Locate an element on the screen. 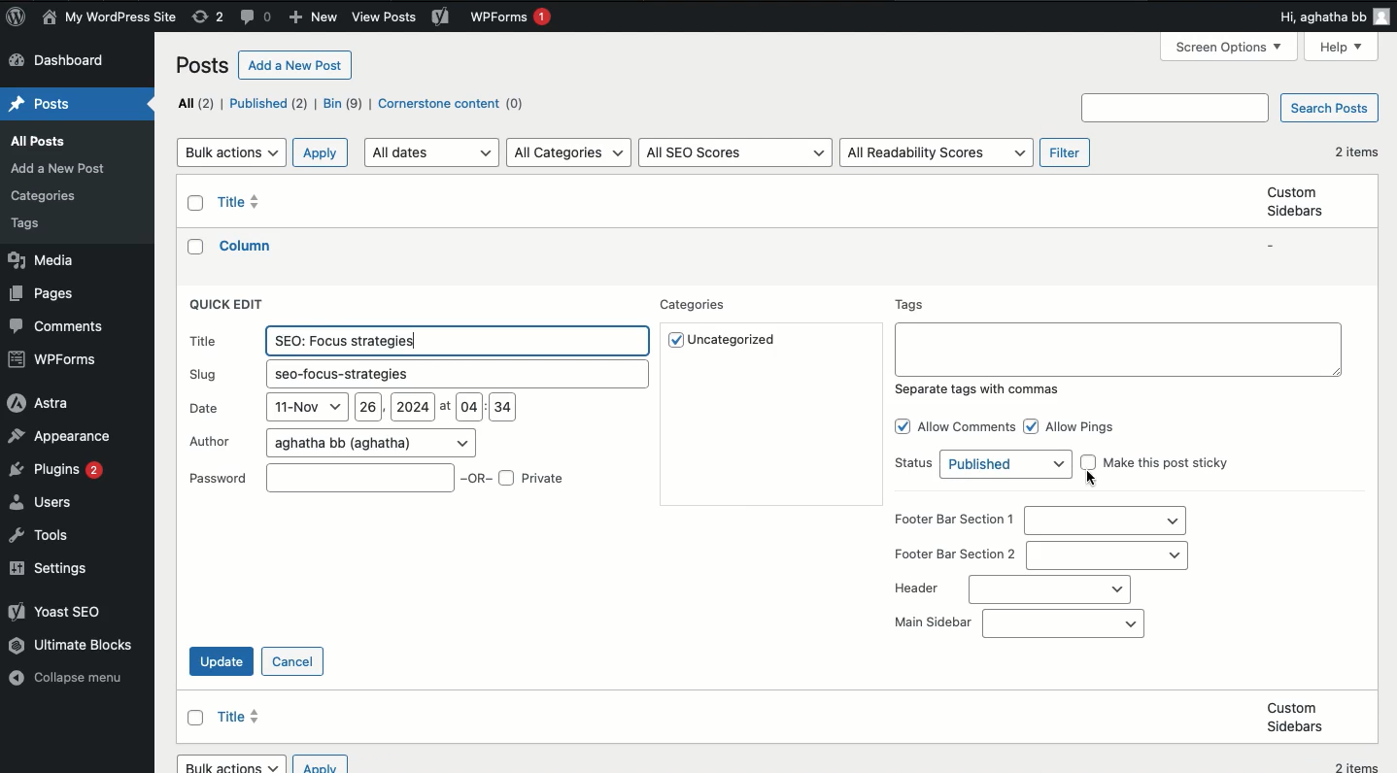  Media is located at coordinates (39, 261).